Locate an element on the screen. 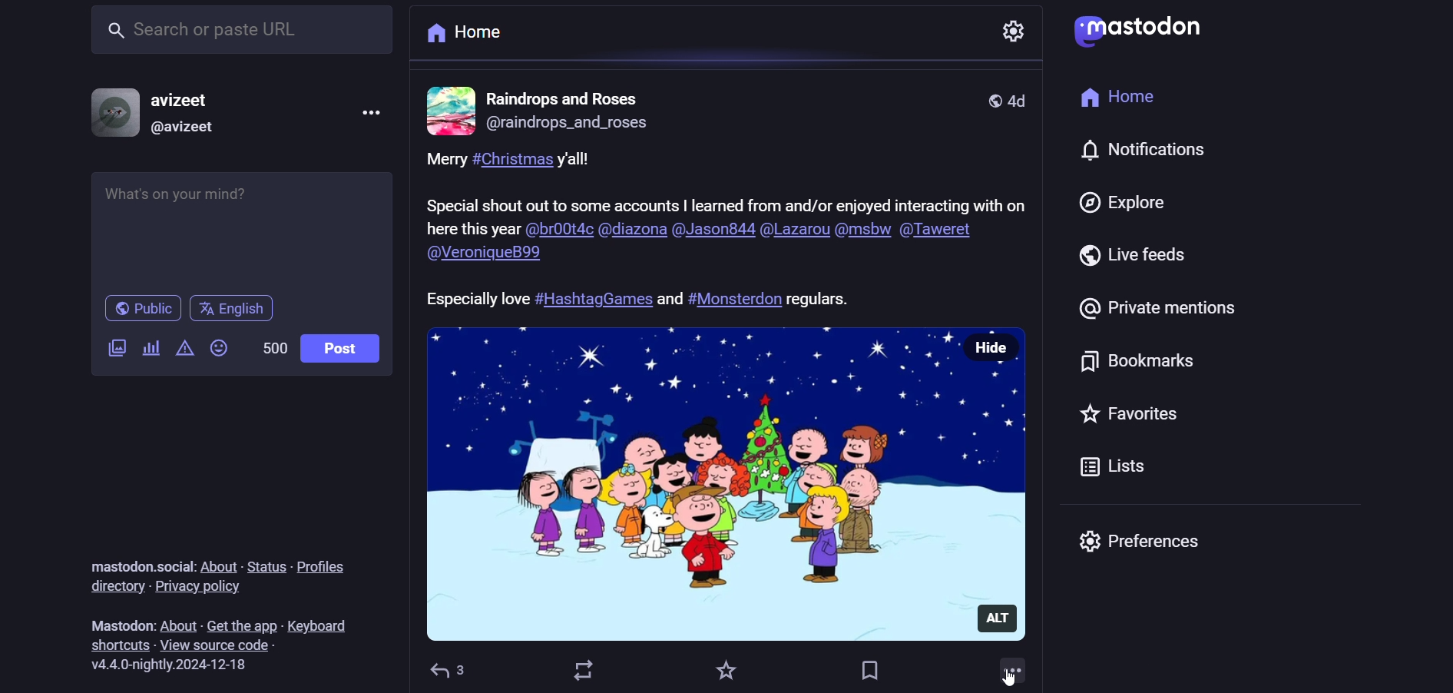 This screenshot has width=1453, height=693. status is located at coordinates (266, 562).